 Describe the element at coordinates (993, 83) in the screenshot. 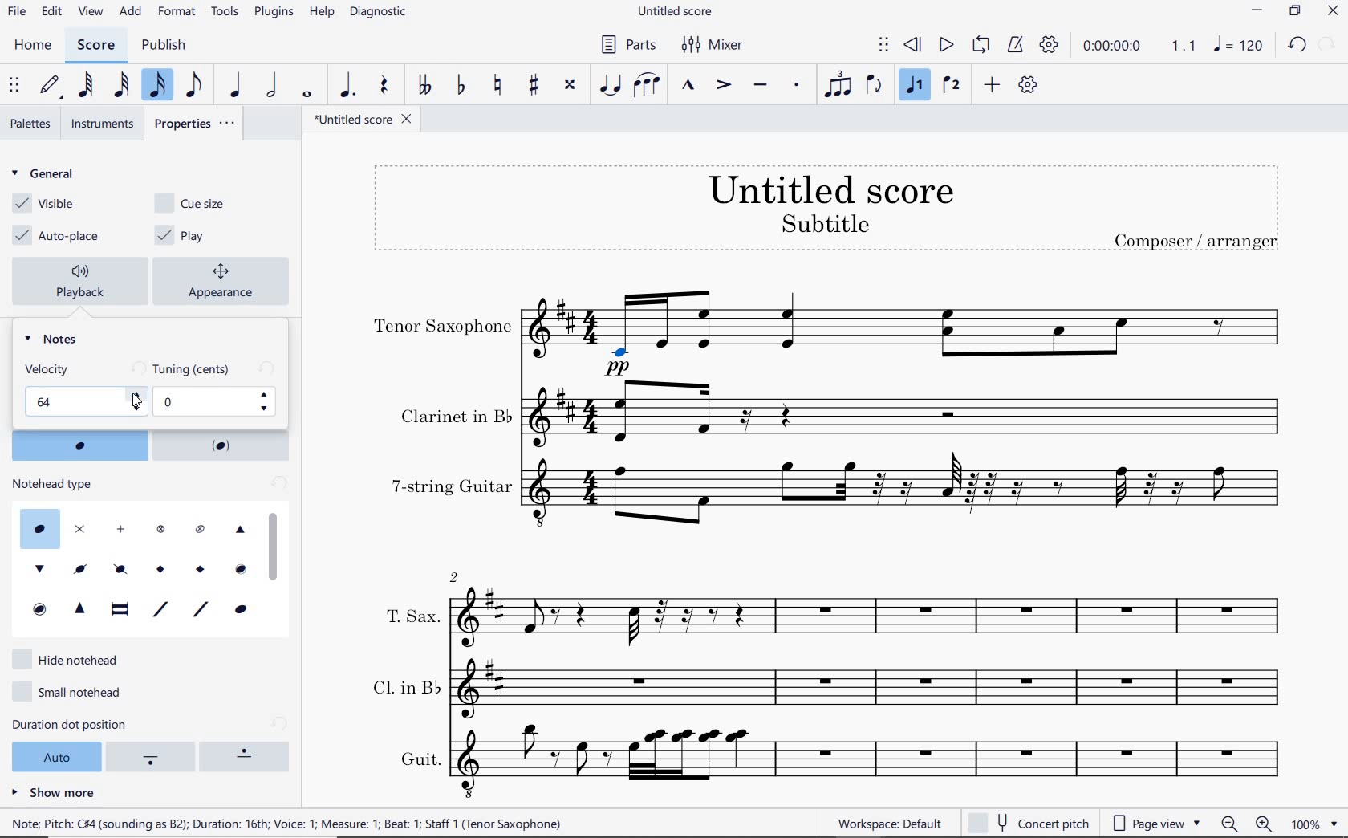

I see `ADD` at that location.